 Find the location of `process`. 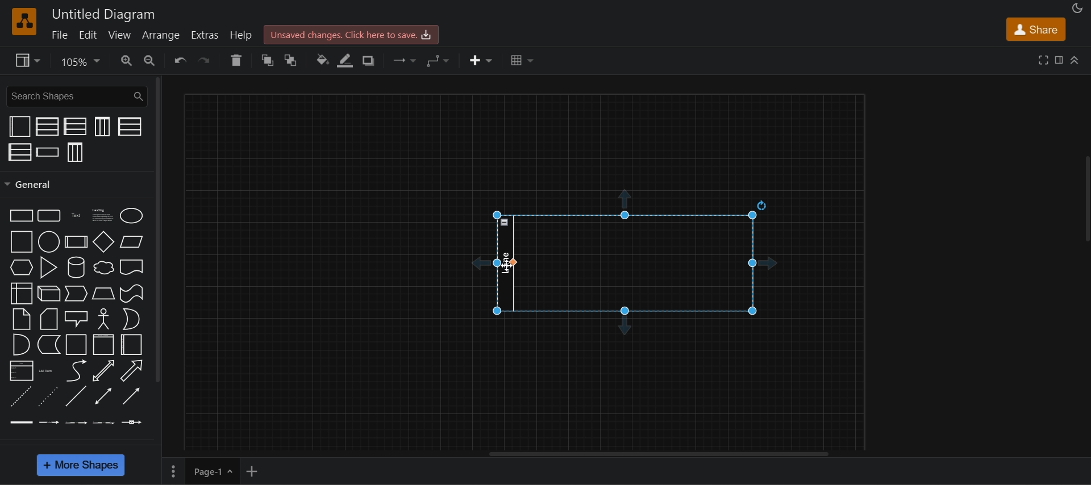

process is located at coordinates (76, 242).